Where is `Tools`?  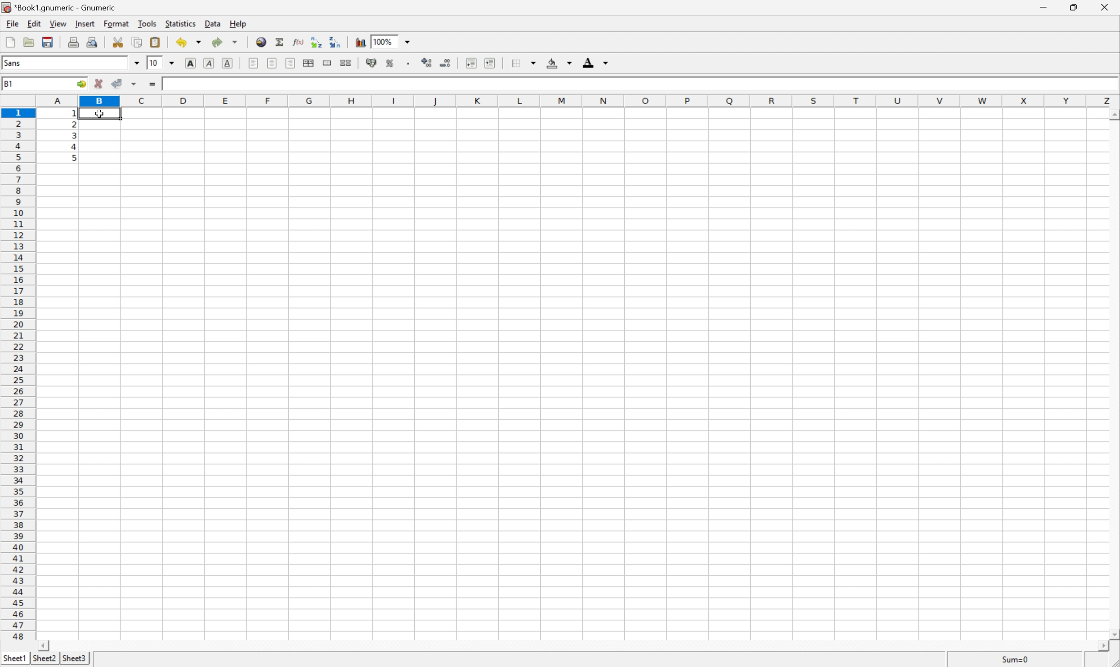 Tools is located at coordinates (147, 24).